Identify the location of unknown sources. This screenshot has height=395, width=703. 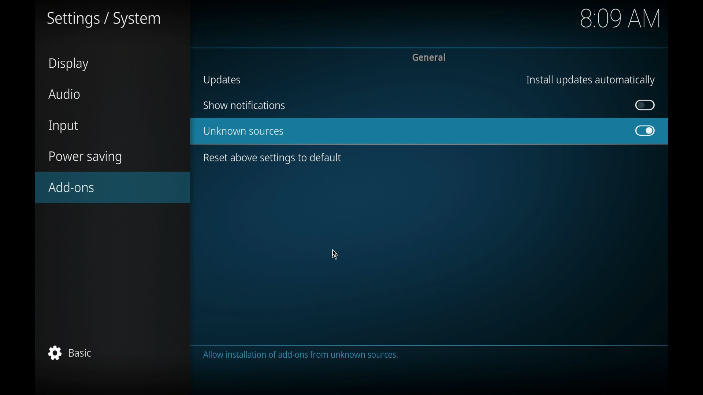
(244, 132).